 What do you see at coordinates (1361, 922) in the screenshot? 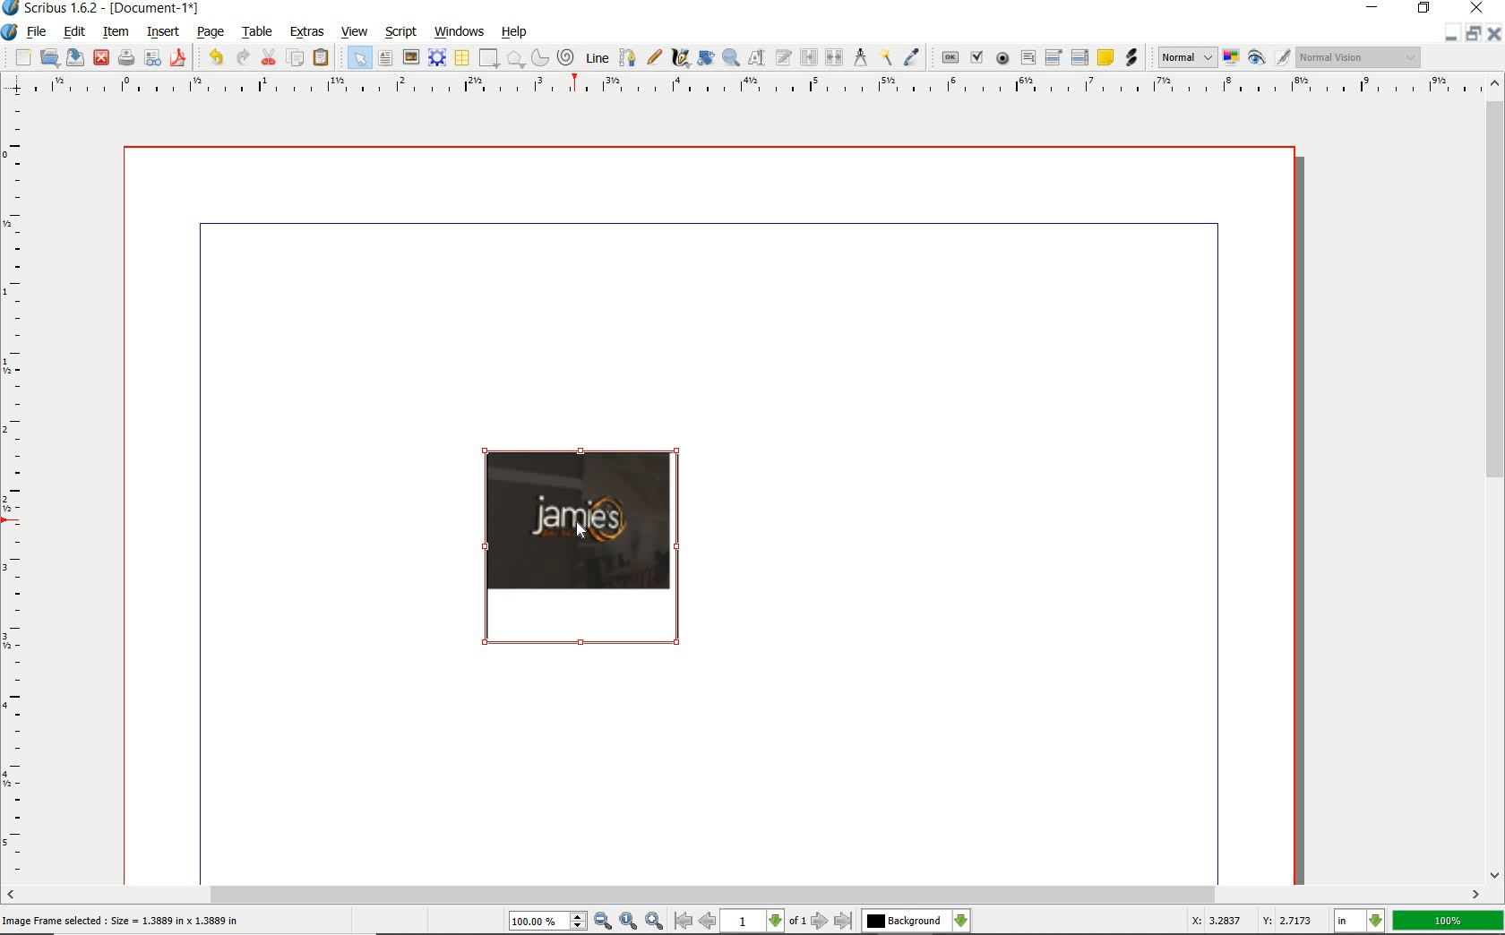
I see `select the current unit` at bounding box center [1361, 922].